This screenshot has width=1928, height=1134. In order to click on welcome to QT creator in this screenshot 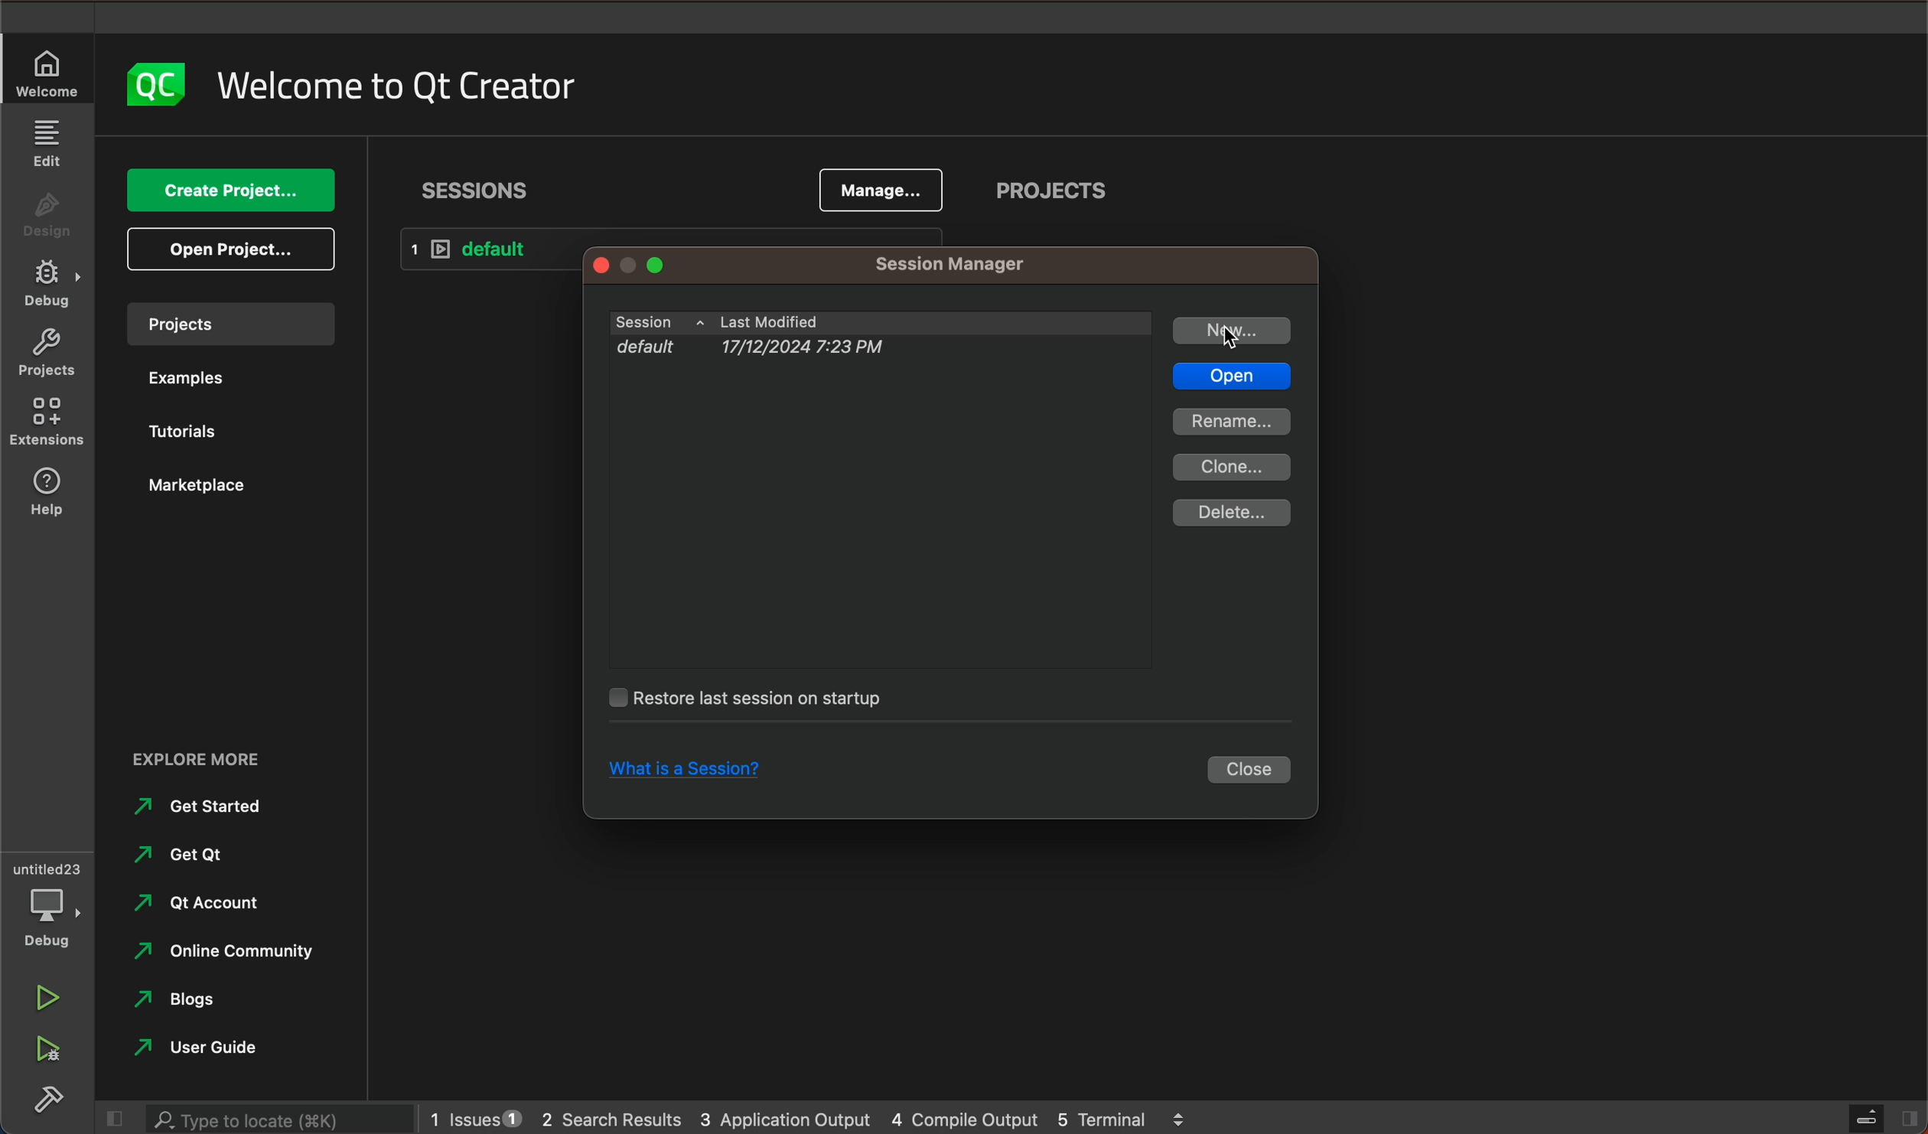, I will do `click(398, 86)`.